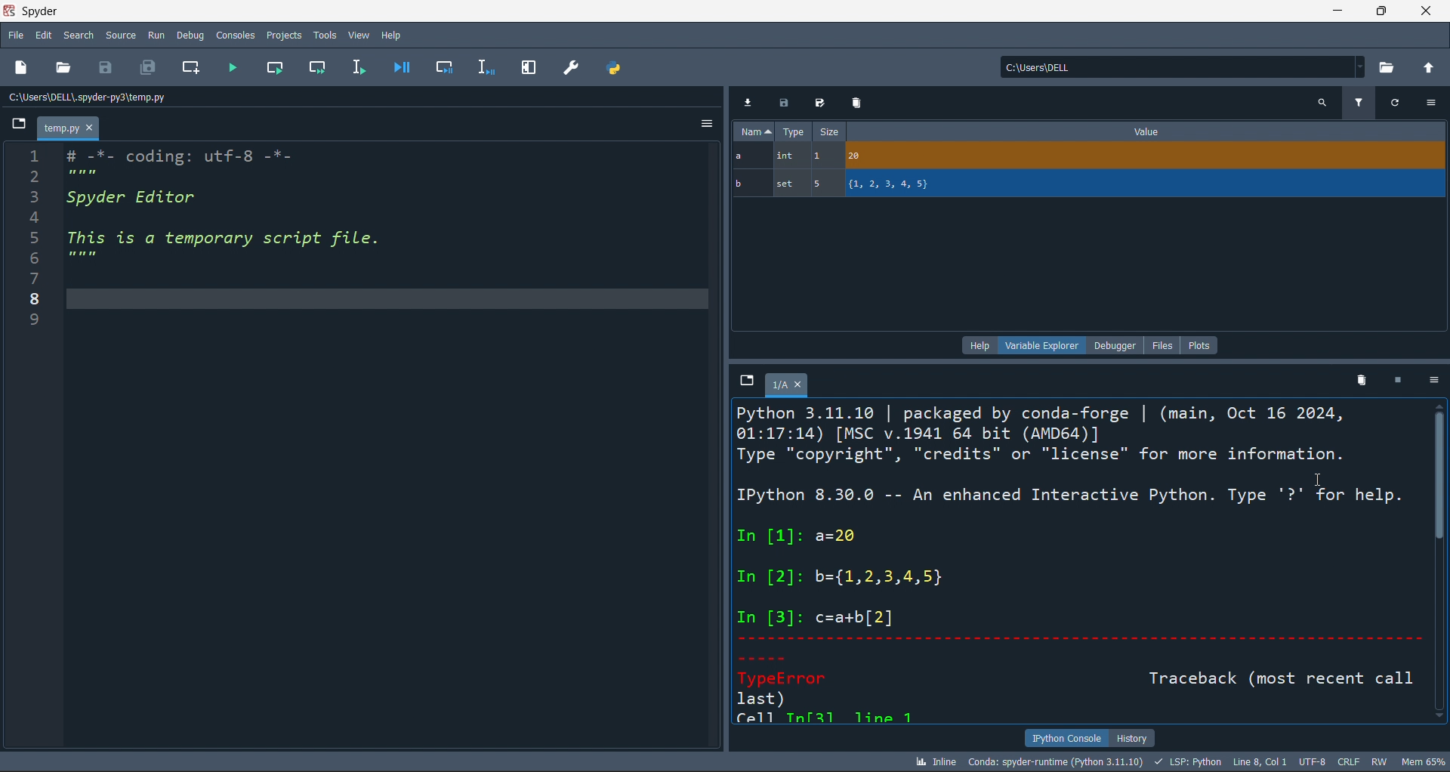  What do you see at coordinates (1430, 381) in the screenshot?
I see `options` at bounding box center [1430, 381].